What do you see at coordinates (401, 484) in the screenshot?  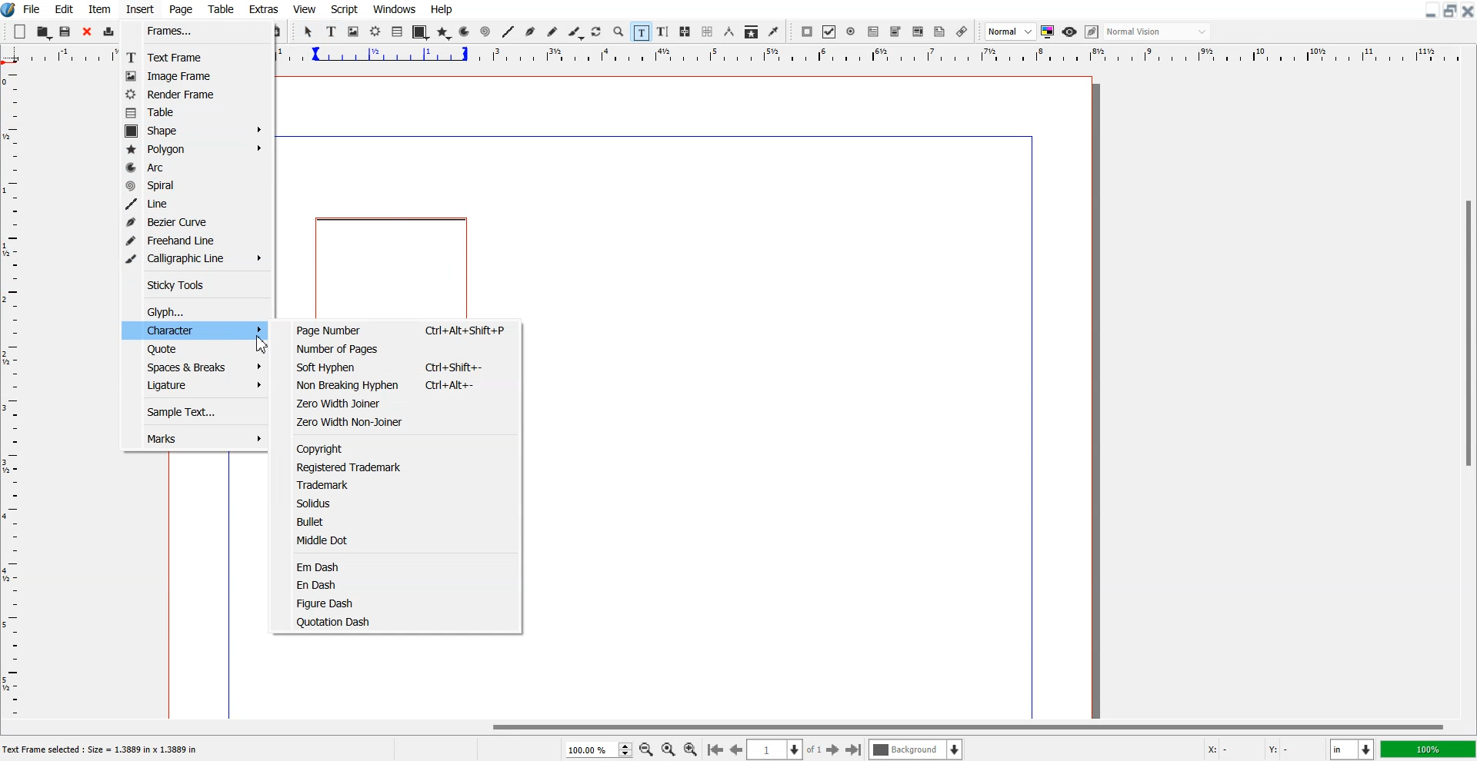 I see `Trademark` at bounding box center [401, 484].